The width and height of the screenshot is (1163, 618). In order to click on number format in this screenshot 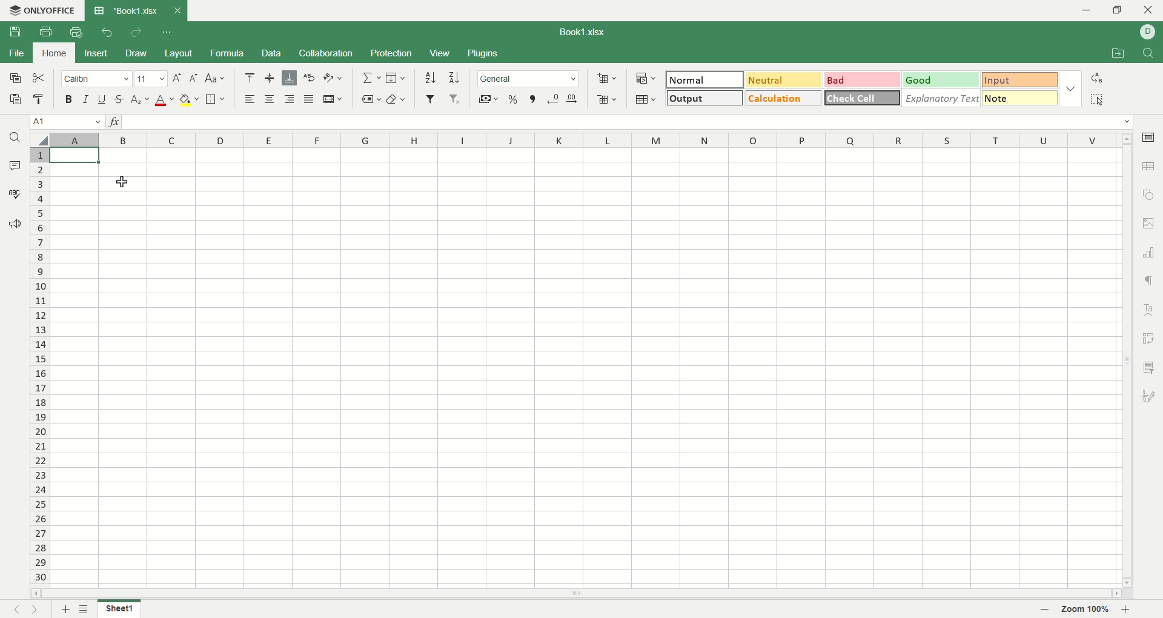, I will do `click(528, 78)`.